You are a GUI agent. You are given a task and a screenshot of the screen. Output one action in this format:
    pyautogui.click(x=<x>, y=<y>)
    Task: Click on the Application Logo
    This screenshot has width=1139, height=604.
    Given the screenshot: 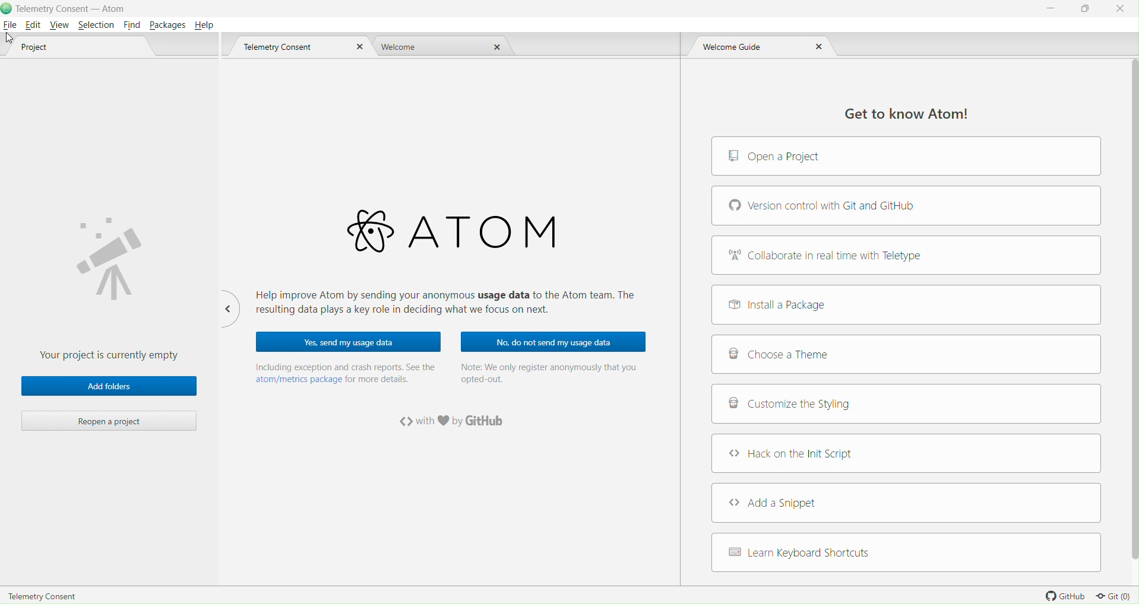 What is the action you would take?
    pyautogui.click(x=7, y=8)
    